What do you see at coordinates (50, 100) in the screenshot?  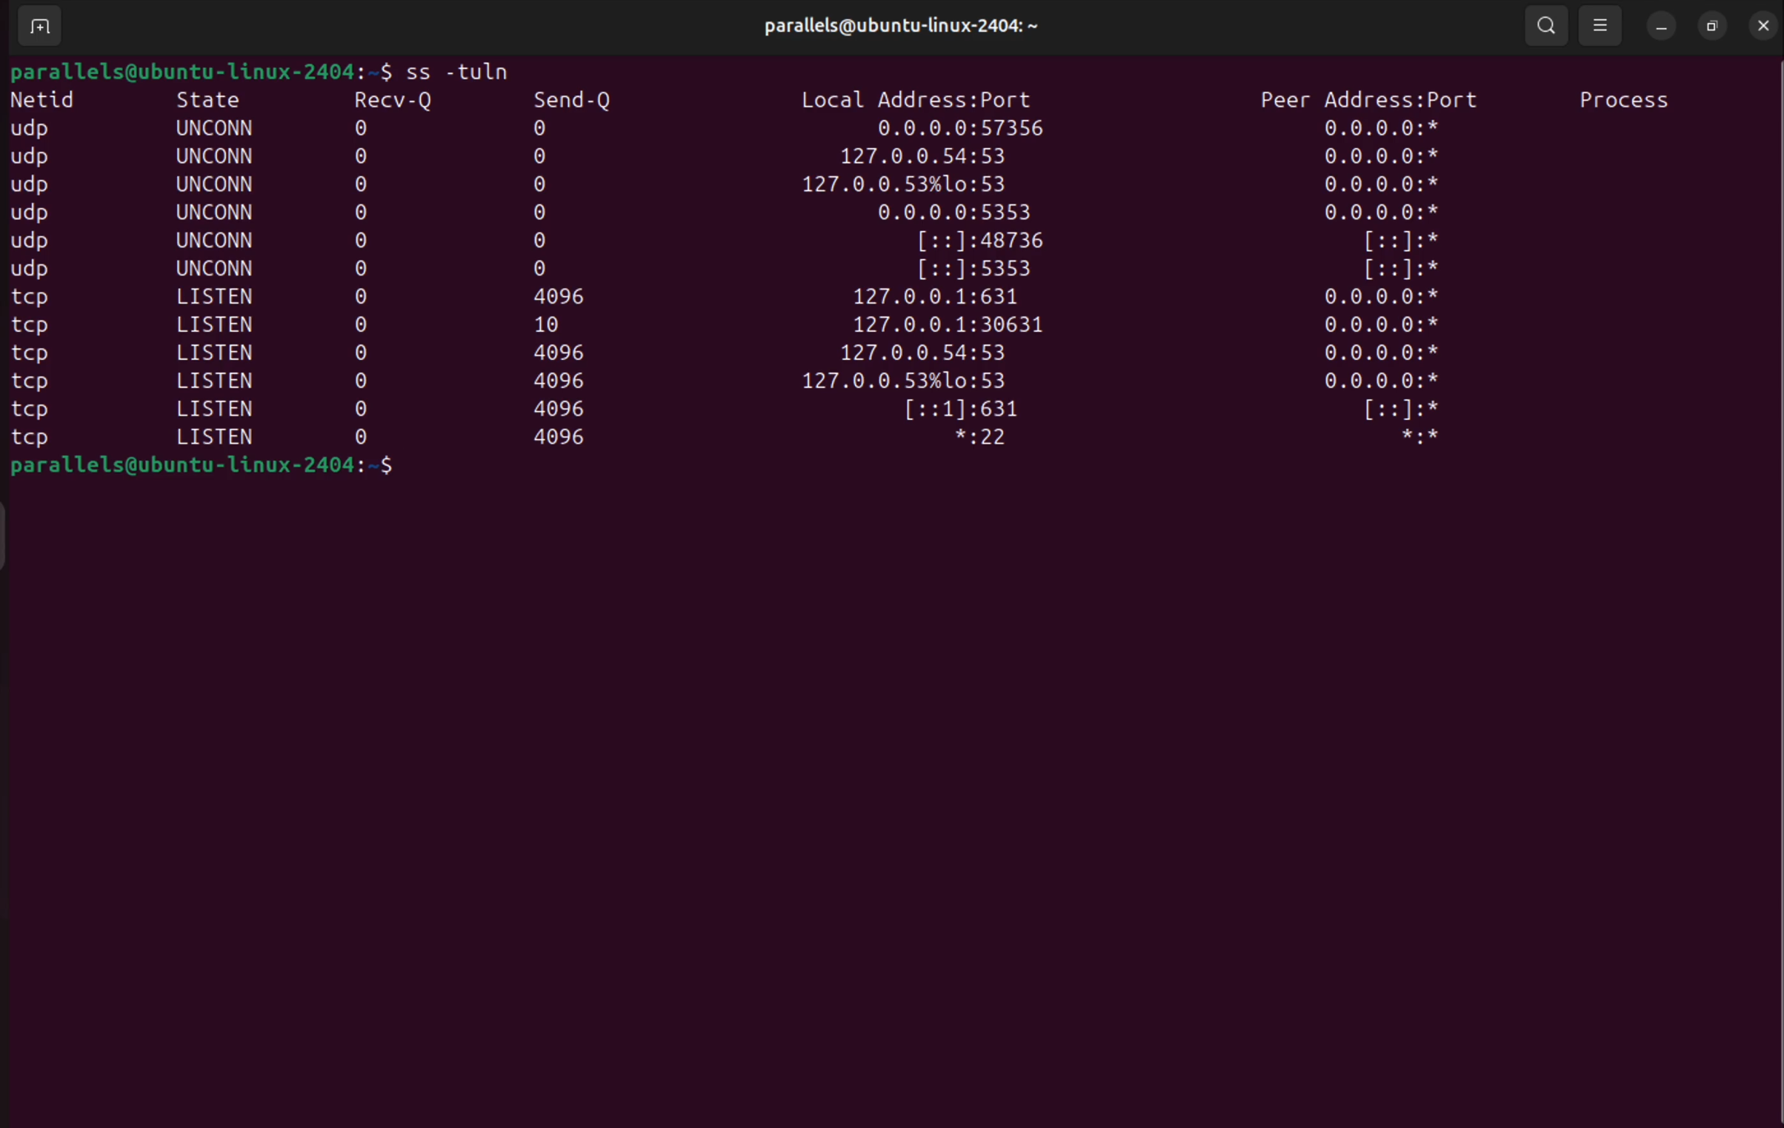 I see `net id` at bounding box center [50, 100].